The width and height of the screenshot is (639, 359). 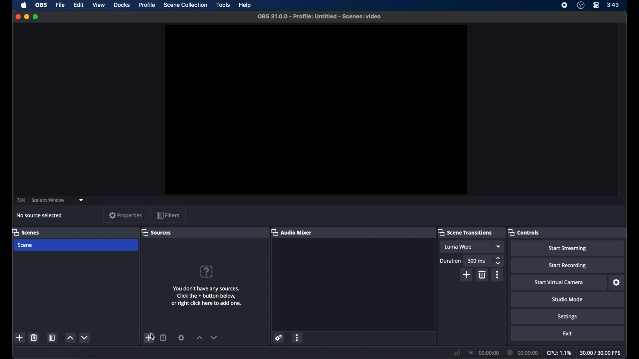 What do you see at coordinates (498, 275) in the screenshot?
I see `more options` at bounding box center [498, 275].